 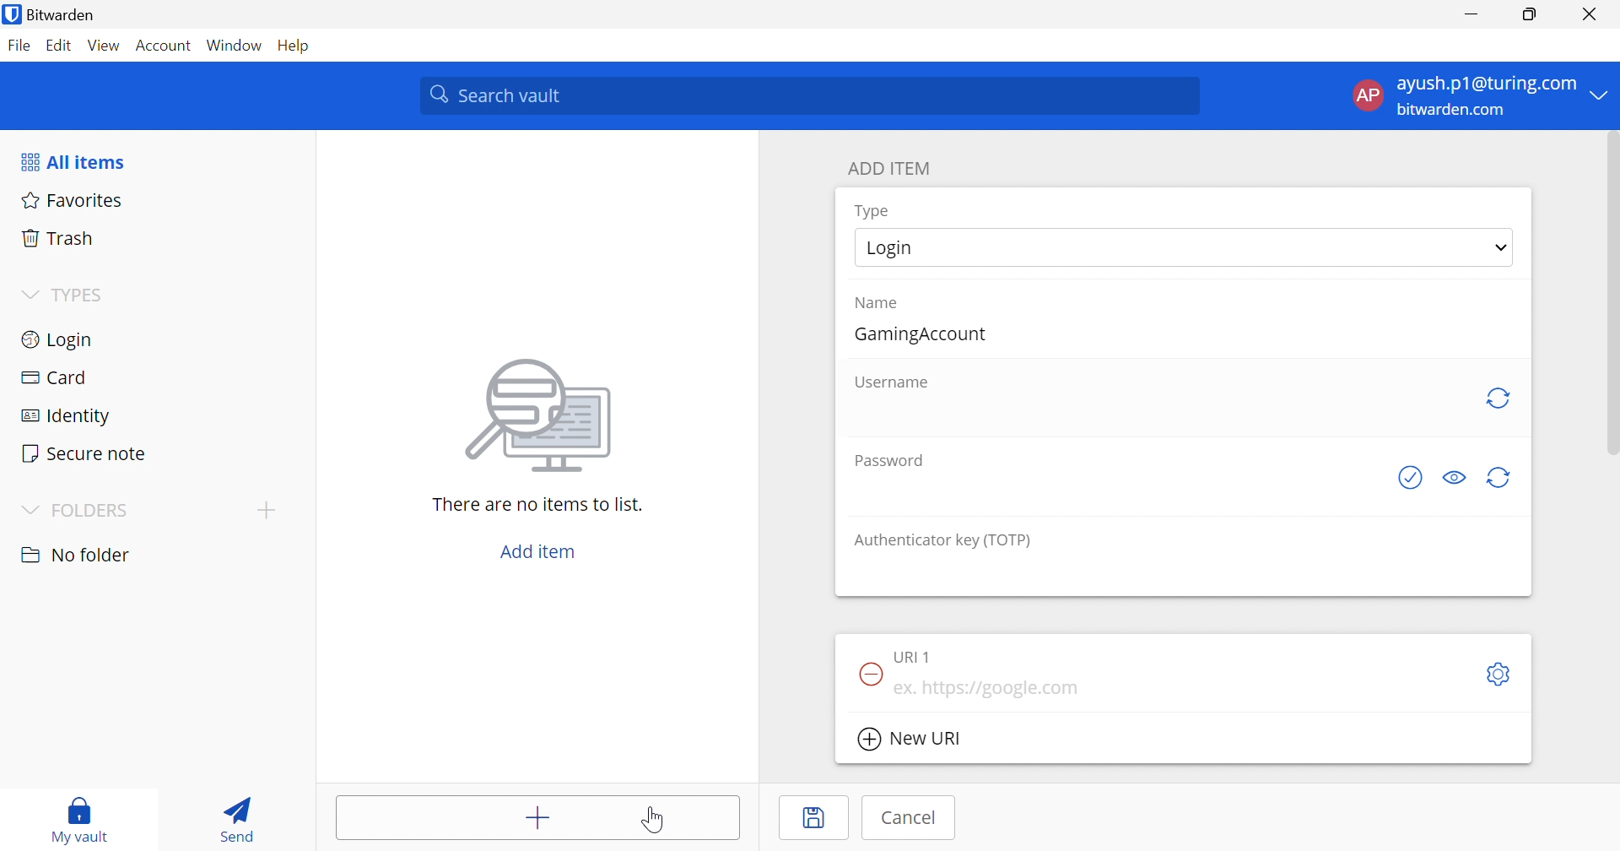 What do you see at coordinates (887, 462) in the screenshot?
I see `Password` at bounding box center [887, 462].